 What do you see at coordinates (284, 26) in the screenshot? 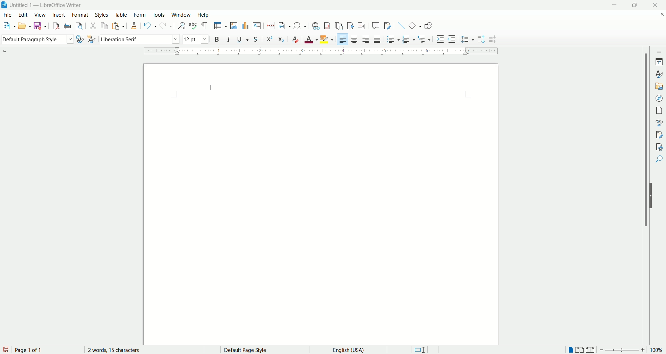
I see `insert field` at bounding box center [284, 26].